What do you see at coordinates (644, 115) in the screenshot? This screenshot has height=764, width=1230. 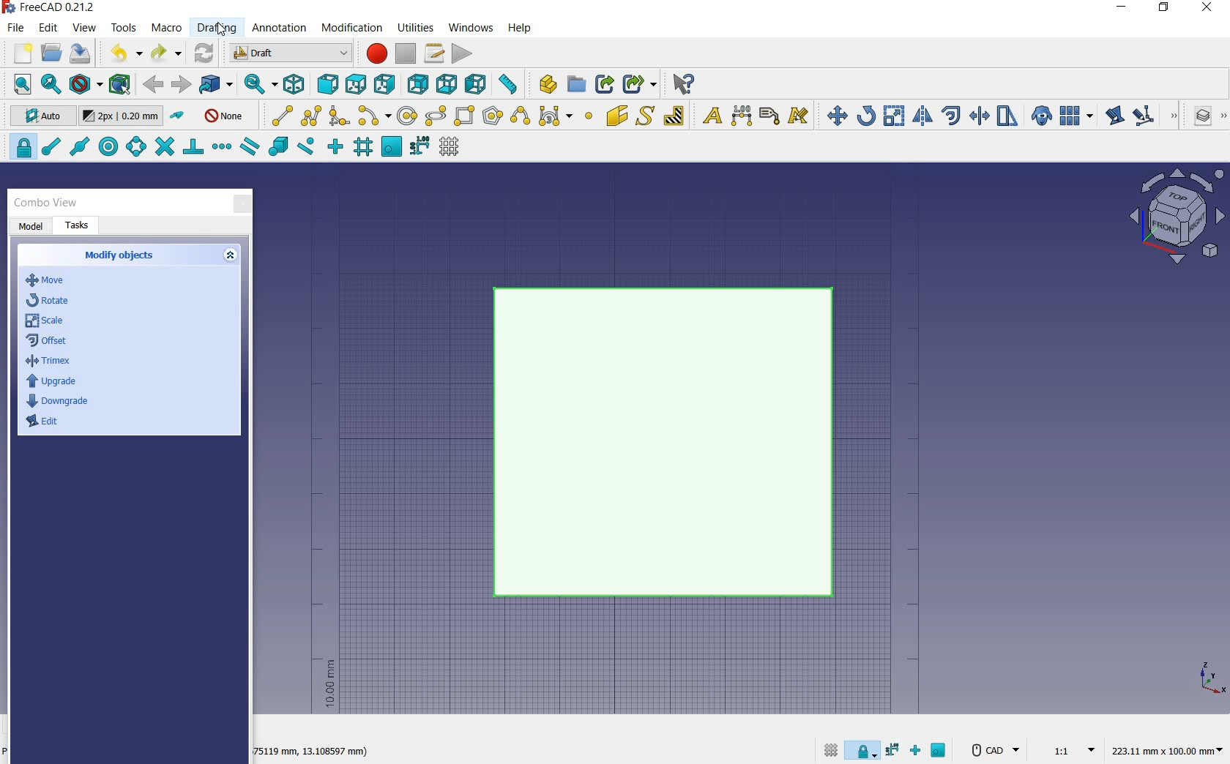 I see `shape from text` at bounding box center [644, 115].